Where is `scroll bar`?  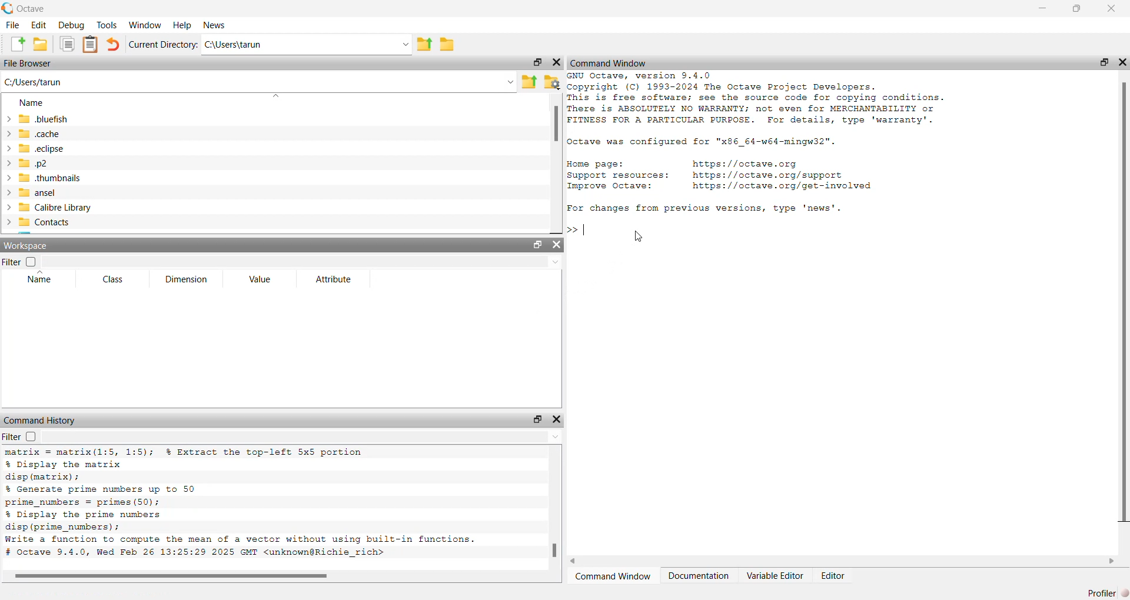 scroll bar is located at coordinates (556, 124).